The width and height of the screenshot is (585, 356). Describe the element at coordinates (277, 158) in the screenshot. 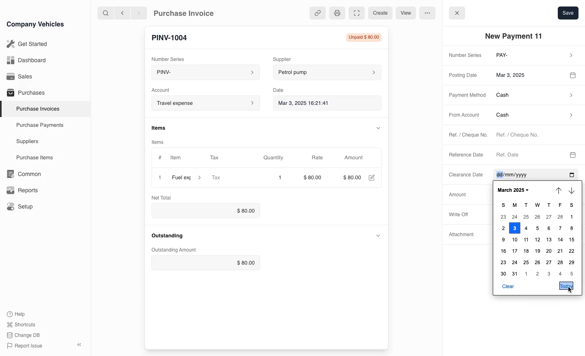

I see `Quantity` at that location.